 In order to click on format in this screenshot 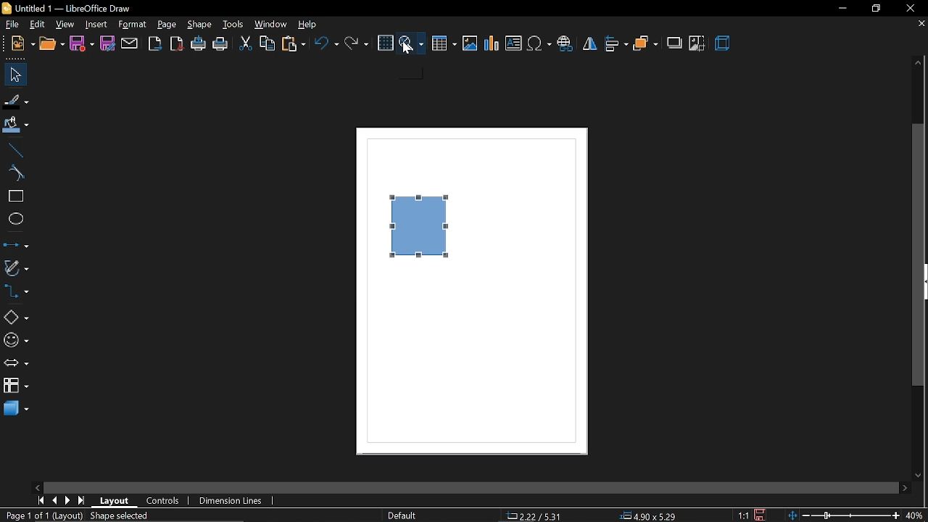, I will do `click(132, 25)`.